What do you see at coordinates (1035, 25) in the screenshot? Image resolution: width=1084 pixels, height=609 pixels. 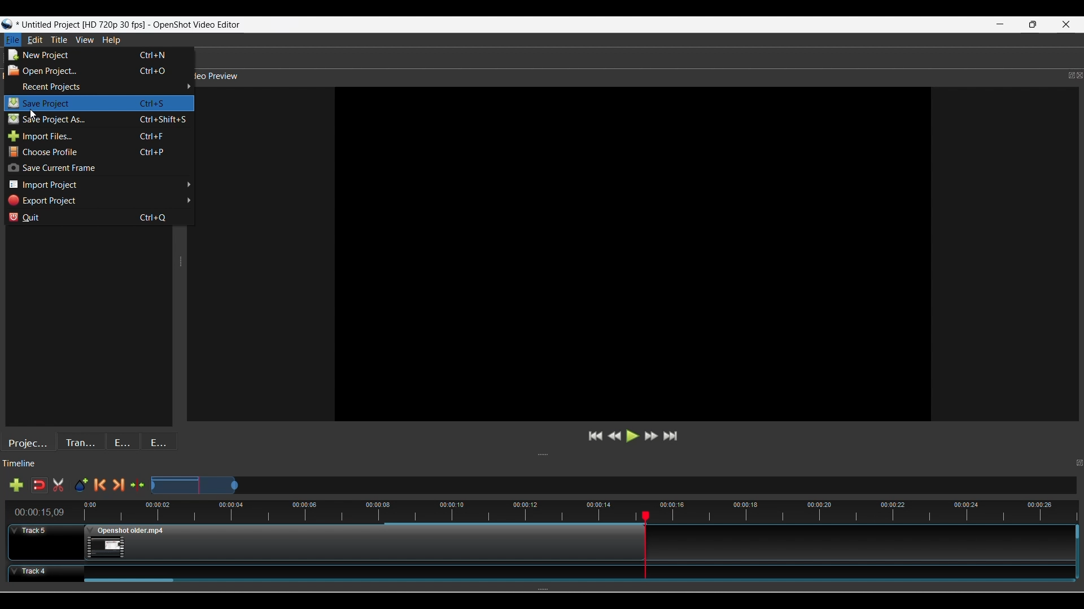 I see `Restore` at bounding box center [1035, 25].